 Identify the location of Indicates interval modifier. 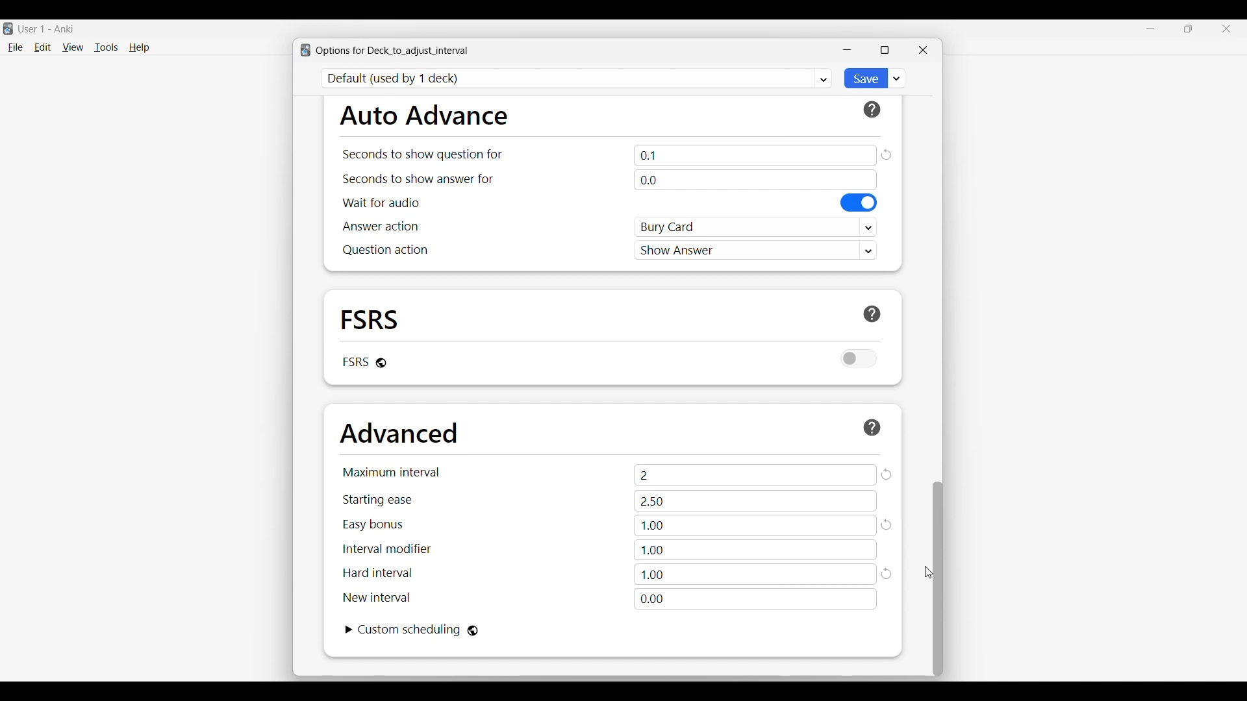
(387, 548).